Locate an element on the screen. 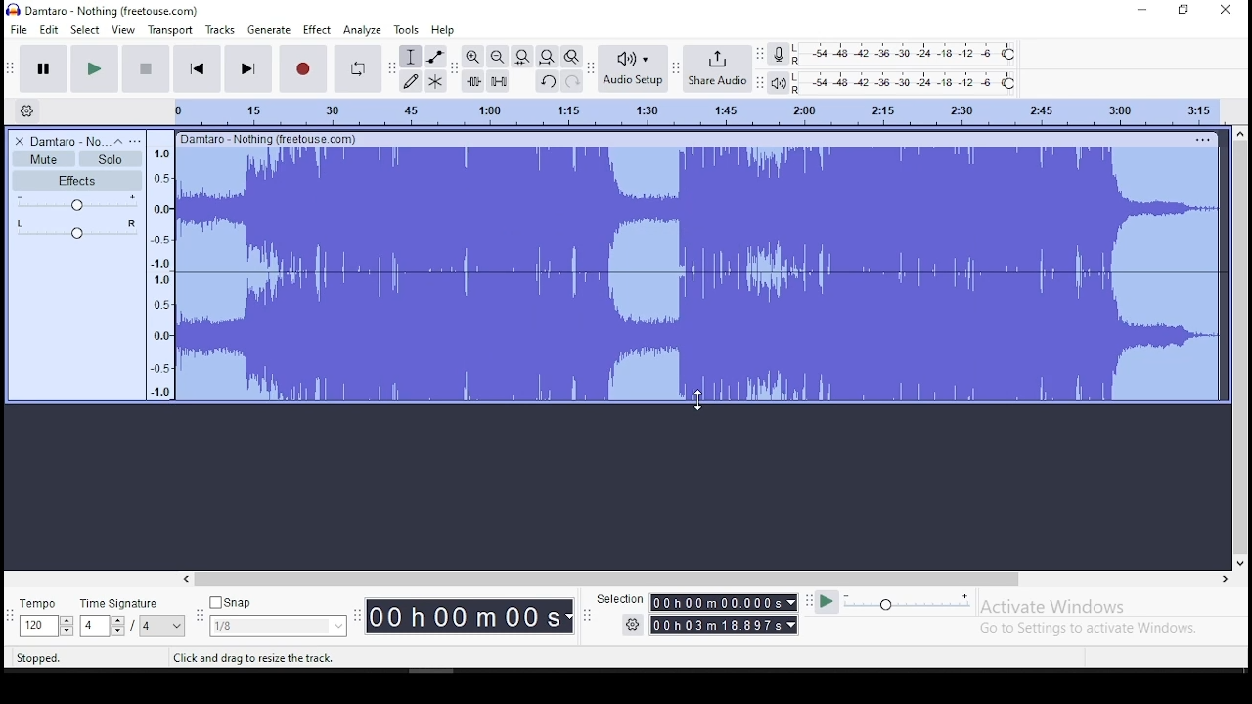 Image resolution: width=1252 pixels, height=704 pixels. undo is located at coordinates (549, 82).